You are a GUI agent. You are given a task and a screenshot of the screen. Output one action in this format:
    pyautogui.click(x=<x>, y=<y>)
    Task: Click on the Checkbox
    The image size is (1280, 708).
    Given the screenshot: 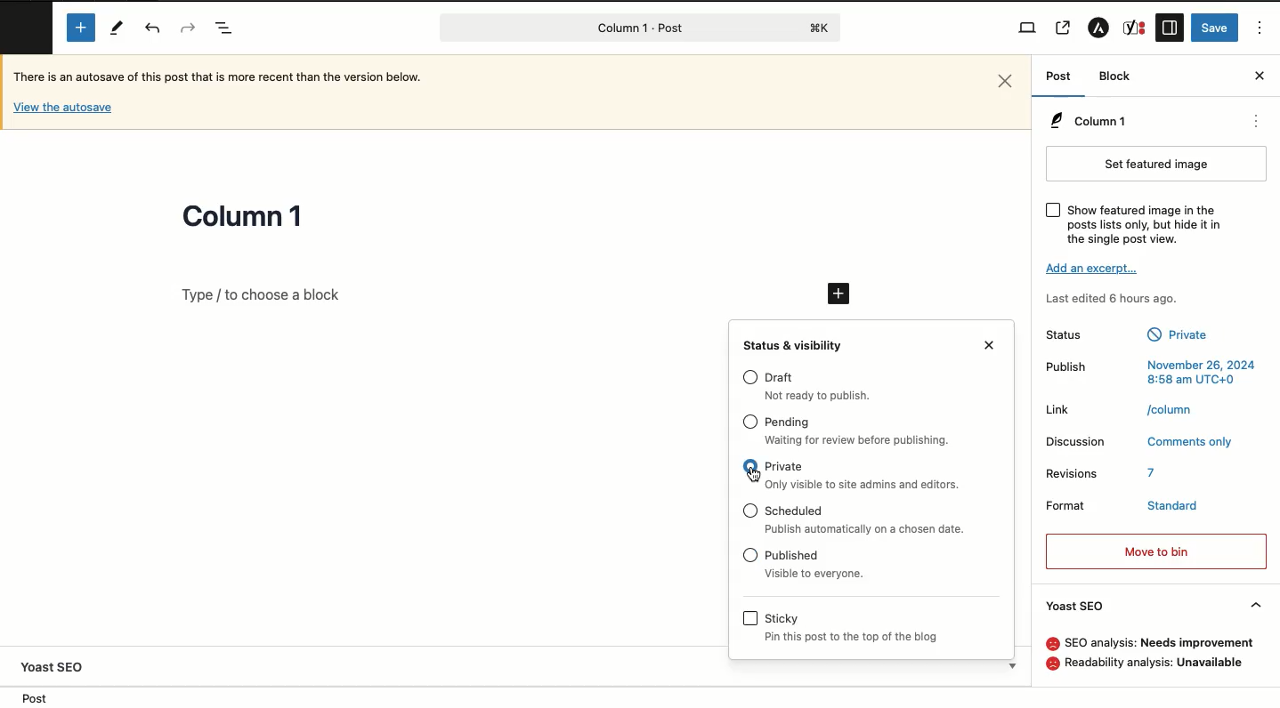 What is the action you would take?
    pyautogui.click(x=749, y=466)
    